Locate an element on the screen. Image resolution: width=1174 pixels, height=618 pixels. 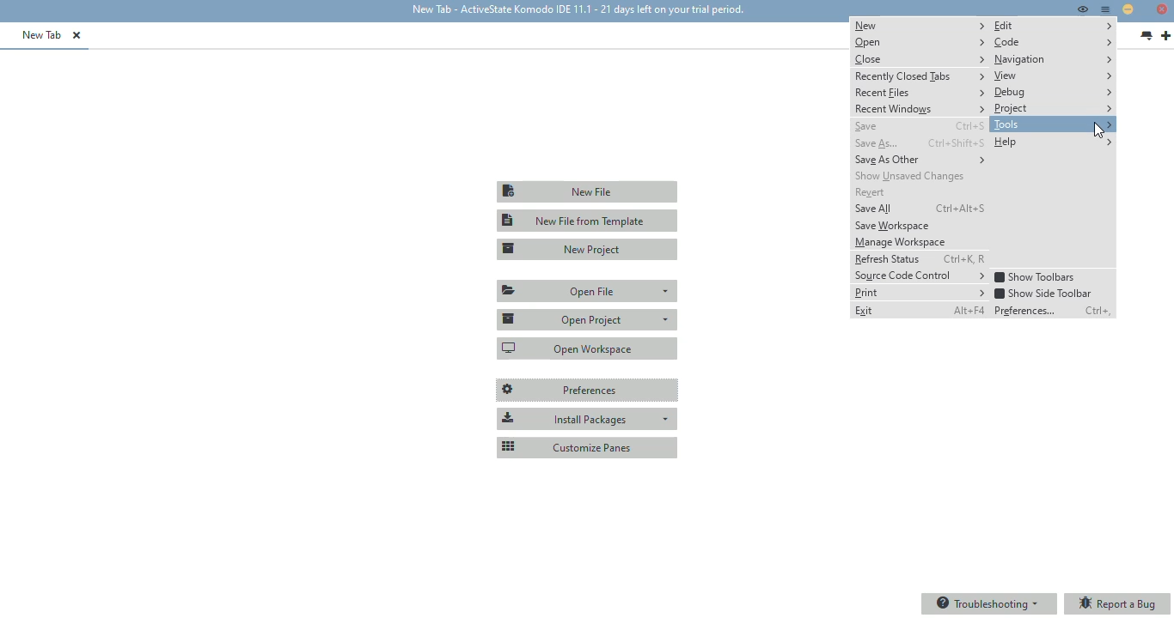
save workspace is located at coordinates (893, 227).